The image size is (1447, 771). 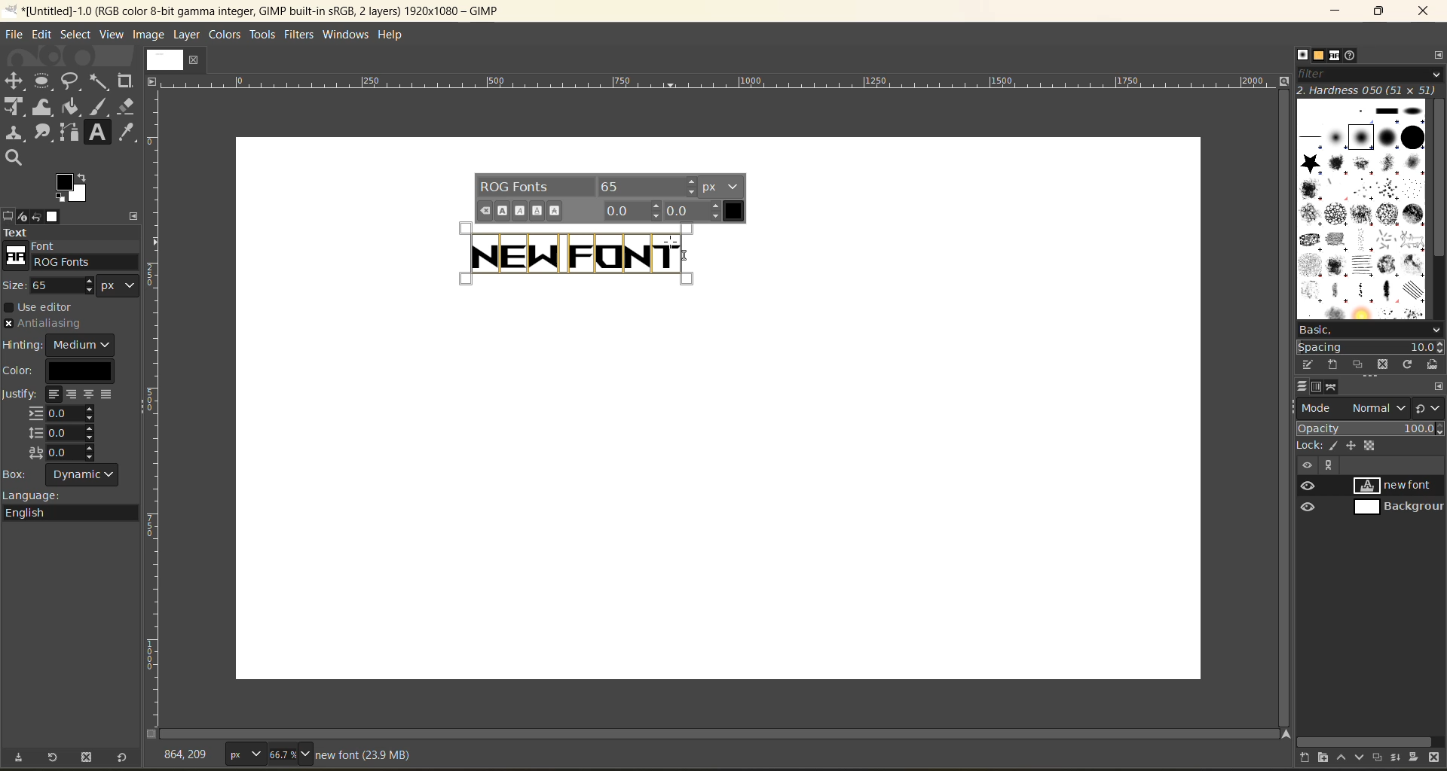 I want to click on preview, so click(x=1307, y=499).